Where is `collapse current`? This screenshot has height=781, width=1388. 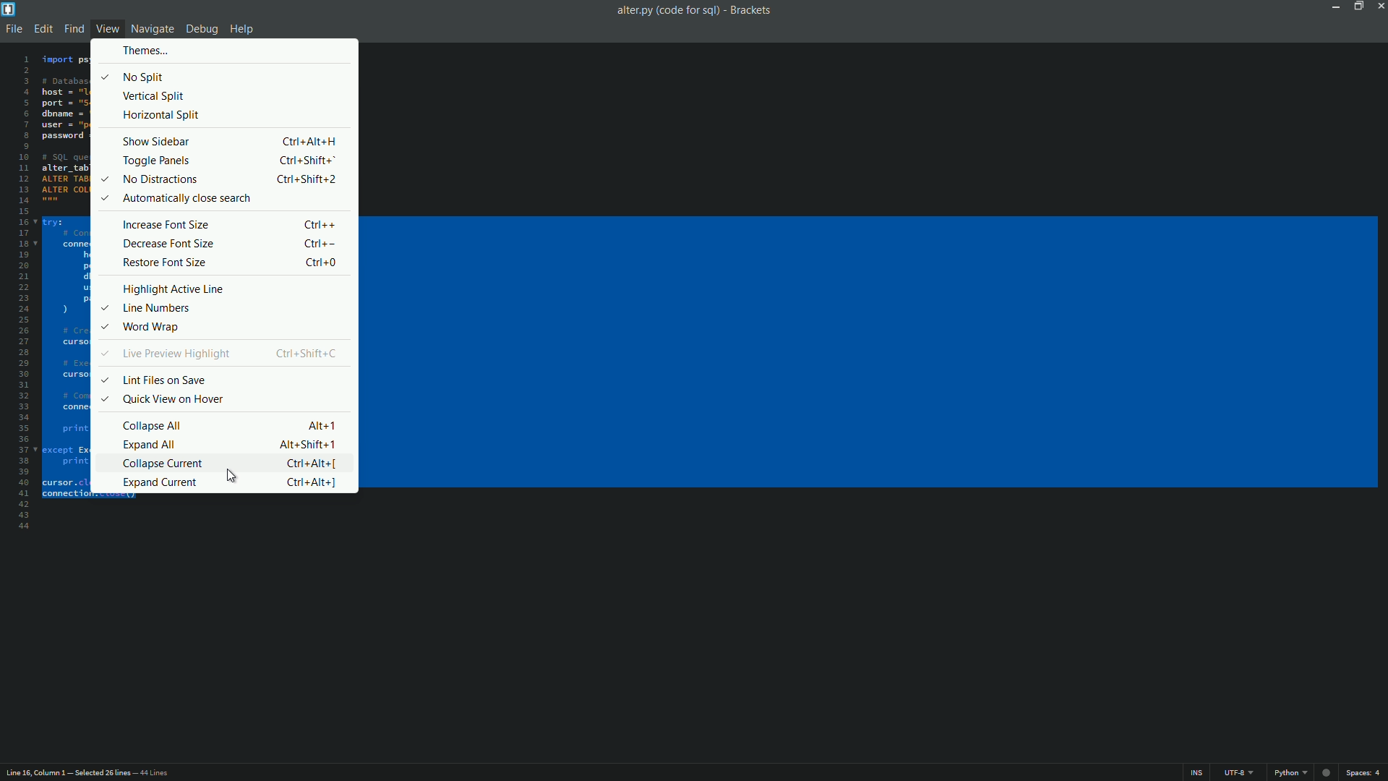 collapse current is located at coordinates (164, 464).